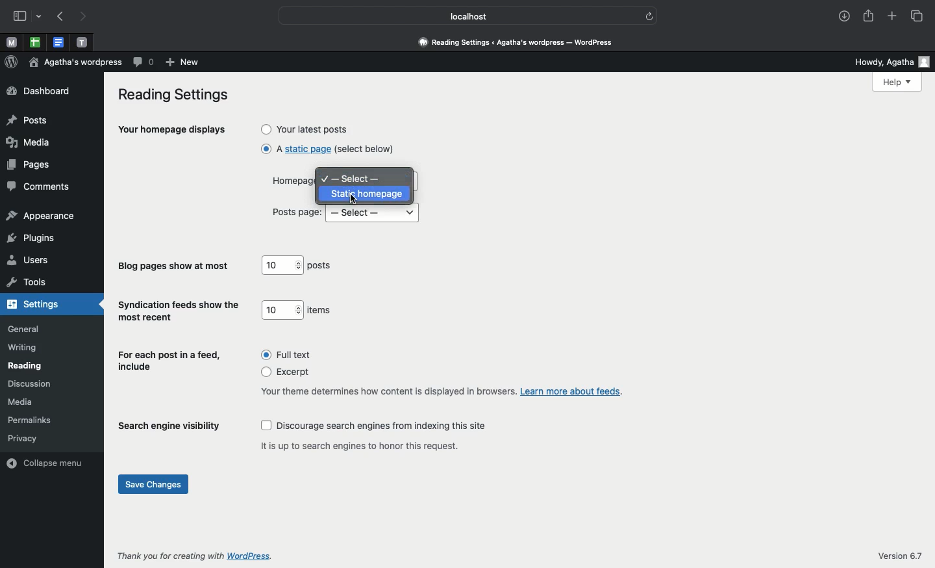 The height and width of the screenshot is (568, 935). I want to click on 10, so click(282, 309).